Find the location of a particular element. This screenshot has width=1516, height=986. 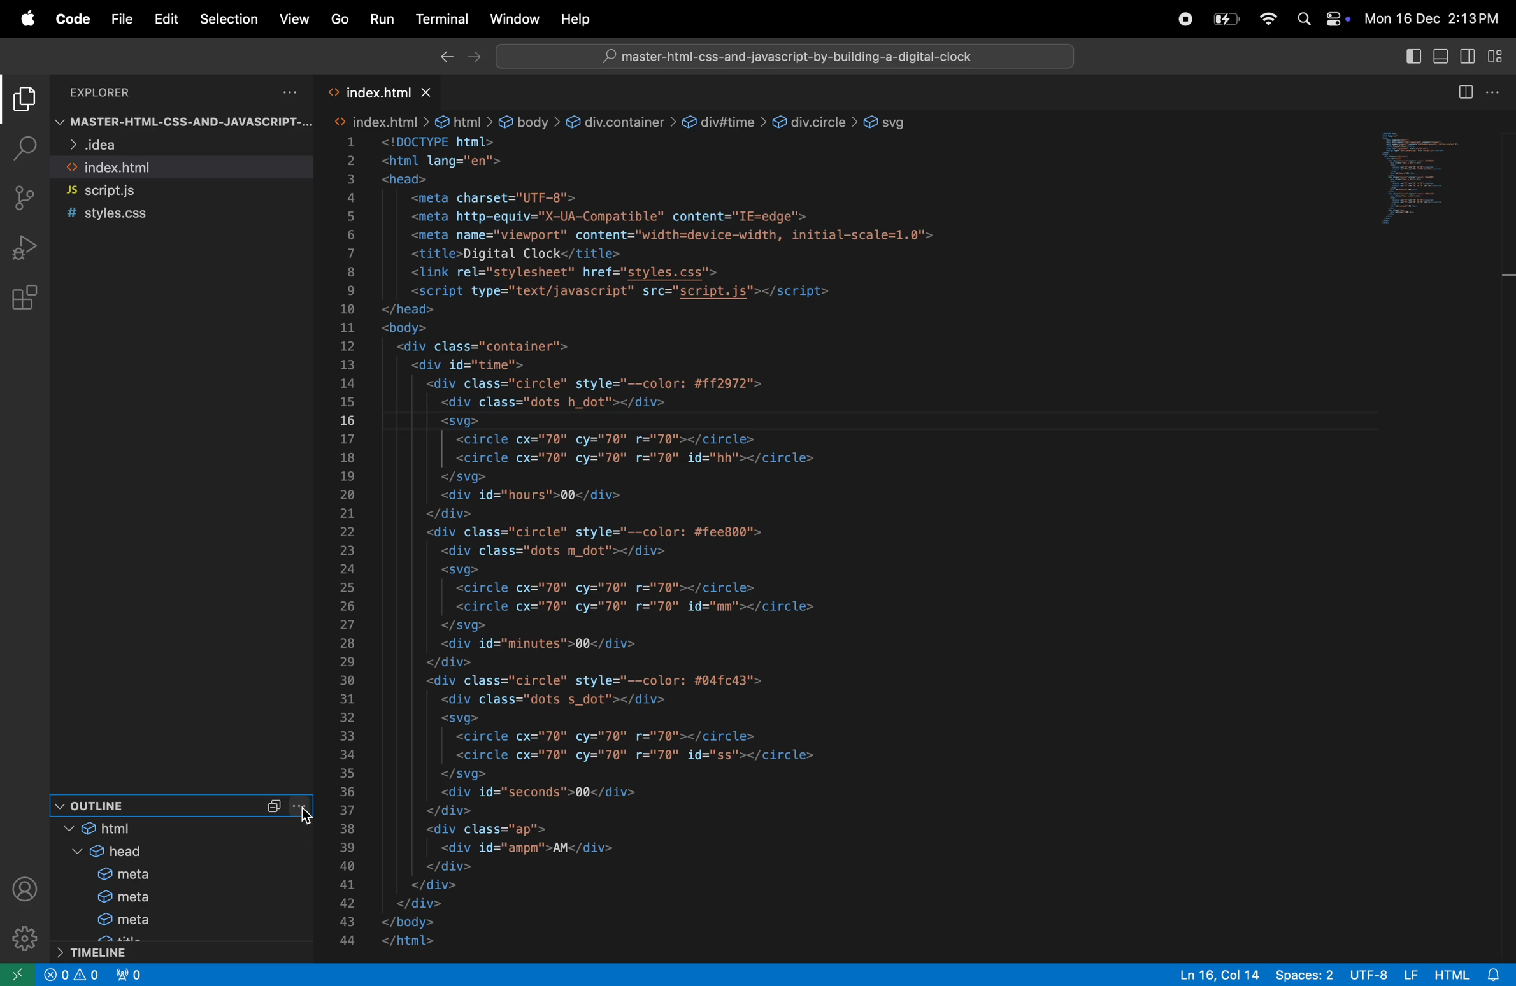

source control is located at coordinates (24, 198).